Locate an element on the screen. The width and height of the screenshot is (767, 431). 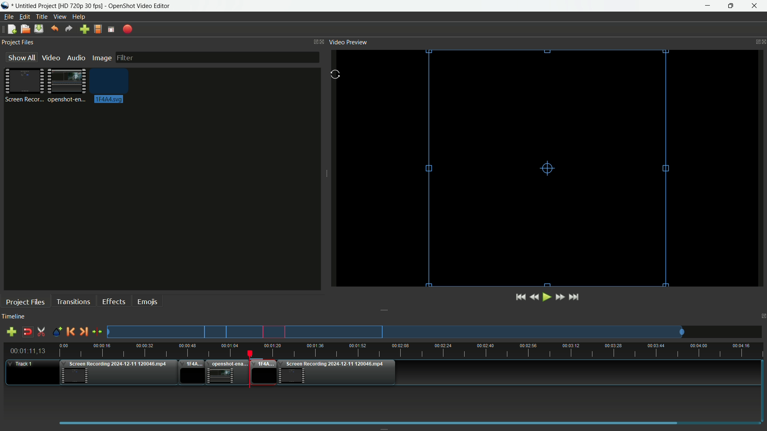
Edit menu is located at coordinates (23, 17).